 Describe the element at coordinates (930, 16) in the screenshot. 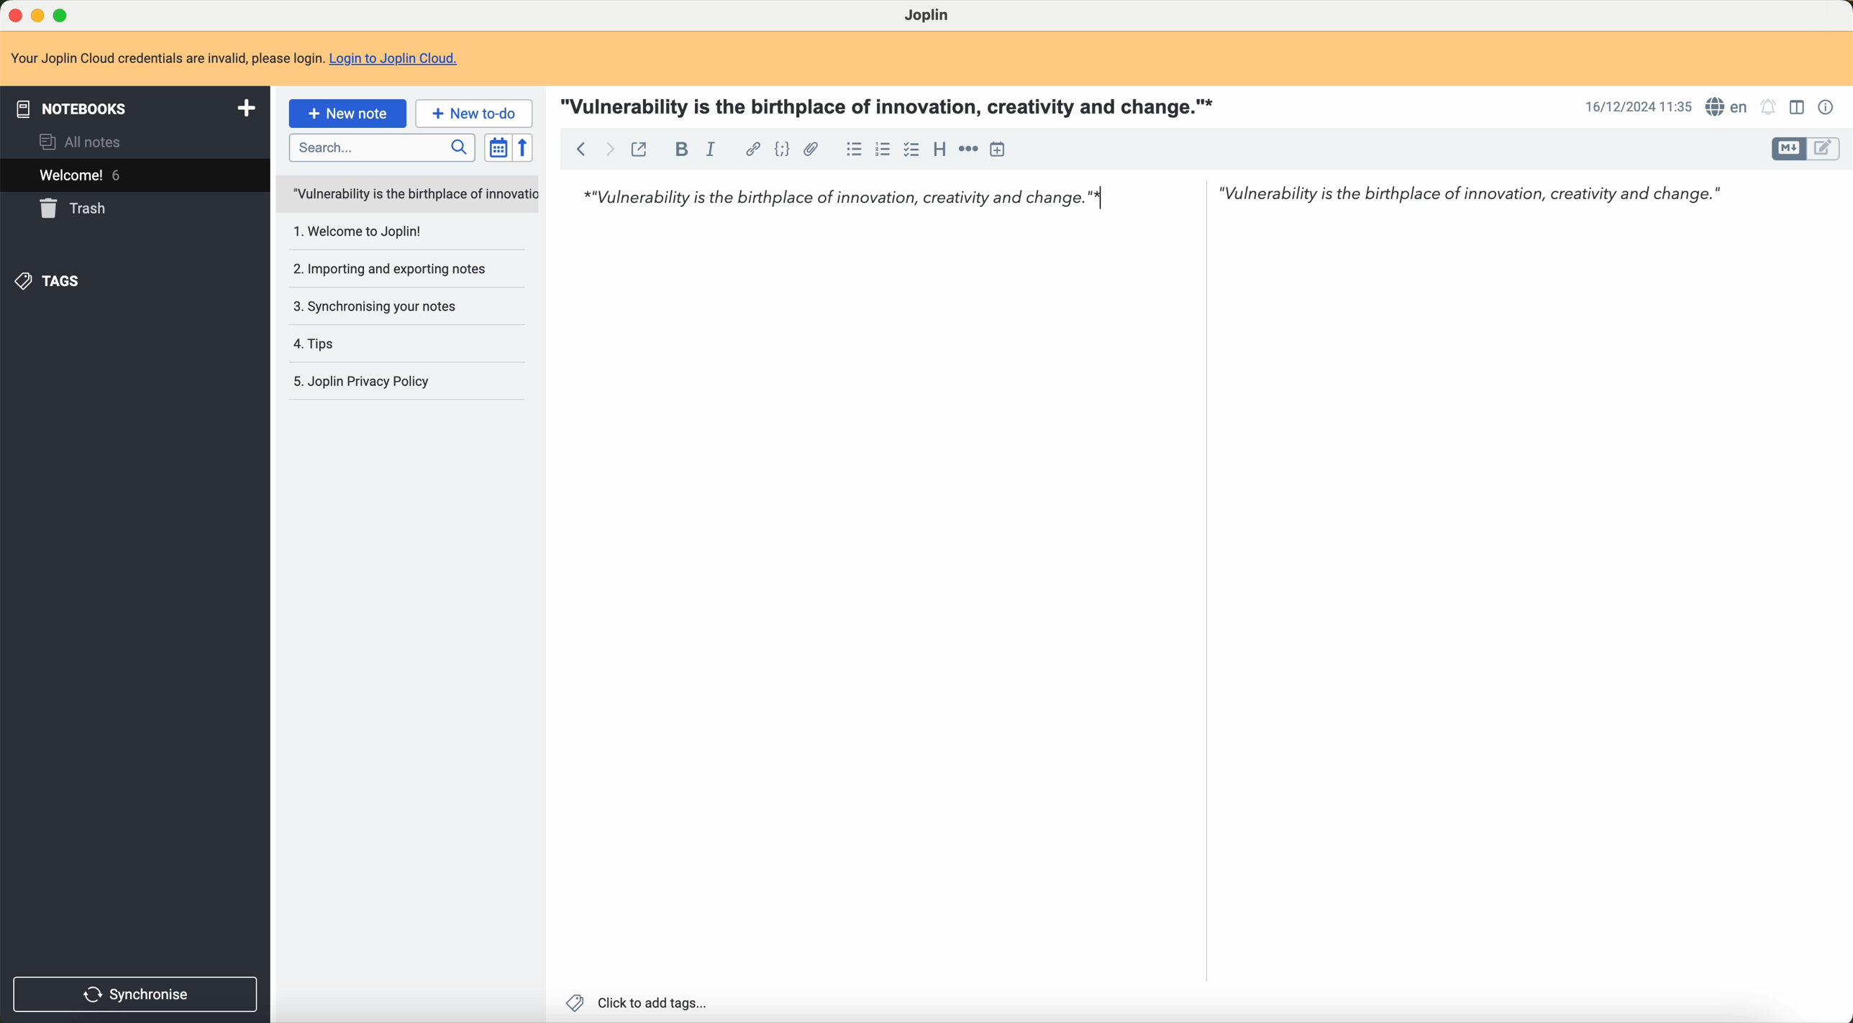

I see `Joplin` at that location.